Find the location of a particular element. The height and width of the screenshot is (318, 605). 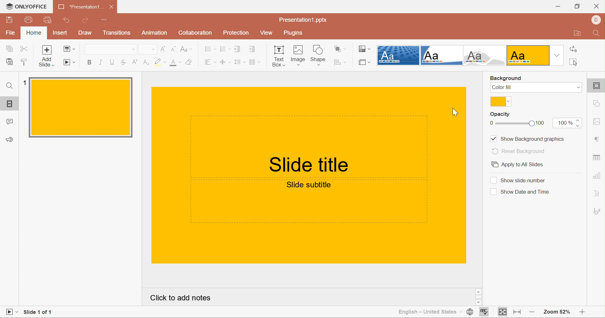

Scroll Bar is located at coordinates (583, 298).